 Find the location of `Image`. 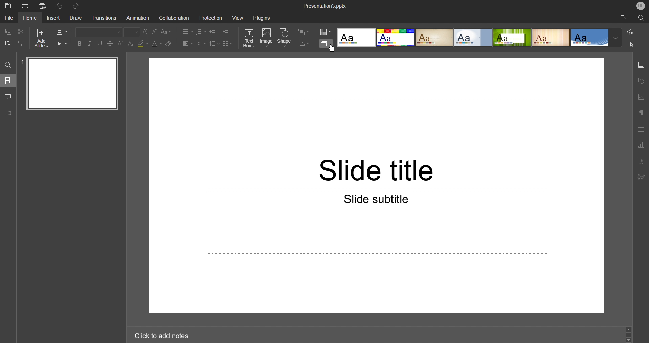

Image is located at coordinates (267, 38).